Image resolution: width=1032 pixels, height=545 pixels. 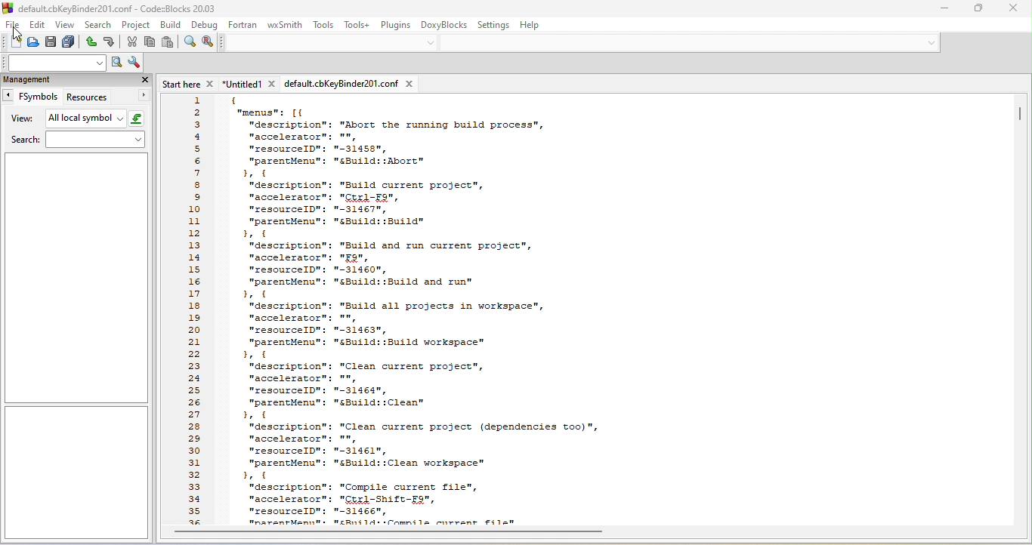 What do you see at coordinates (932, 43) in the screenshot?
I see `down` at bounding box center [932, 43].